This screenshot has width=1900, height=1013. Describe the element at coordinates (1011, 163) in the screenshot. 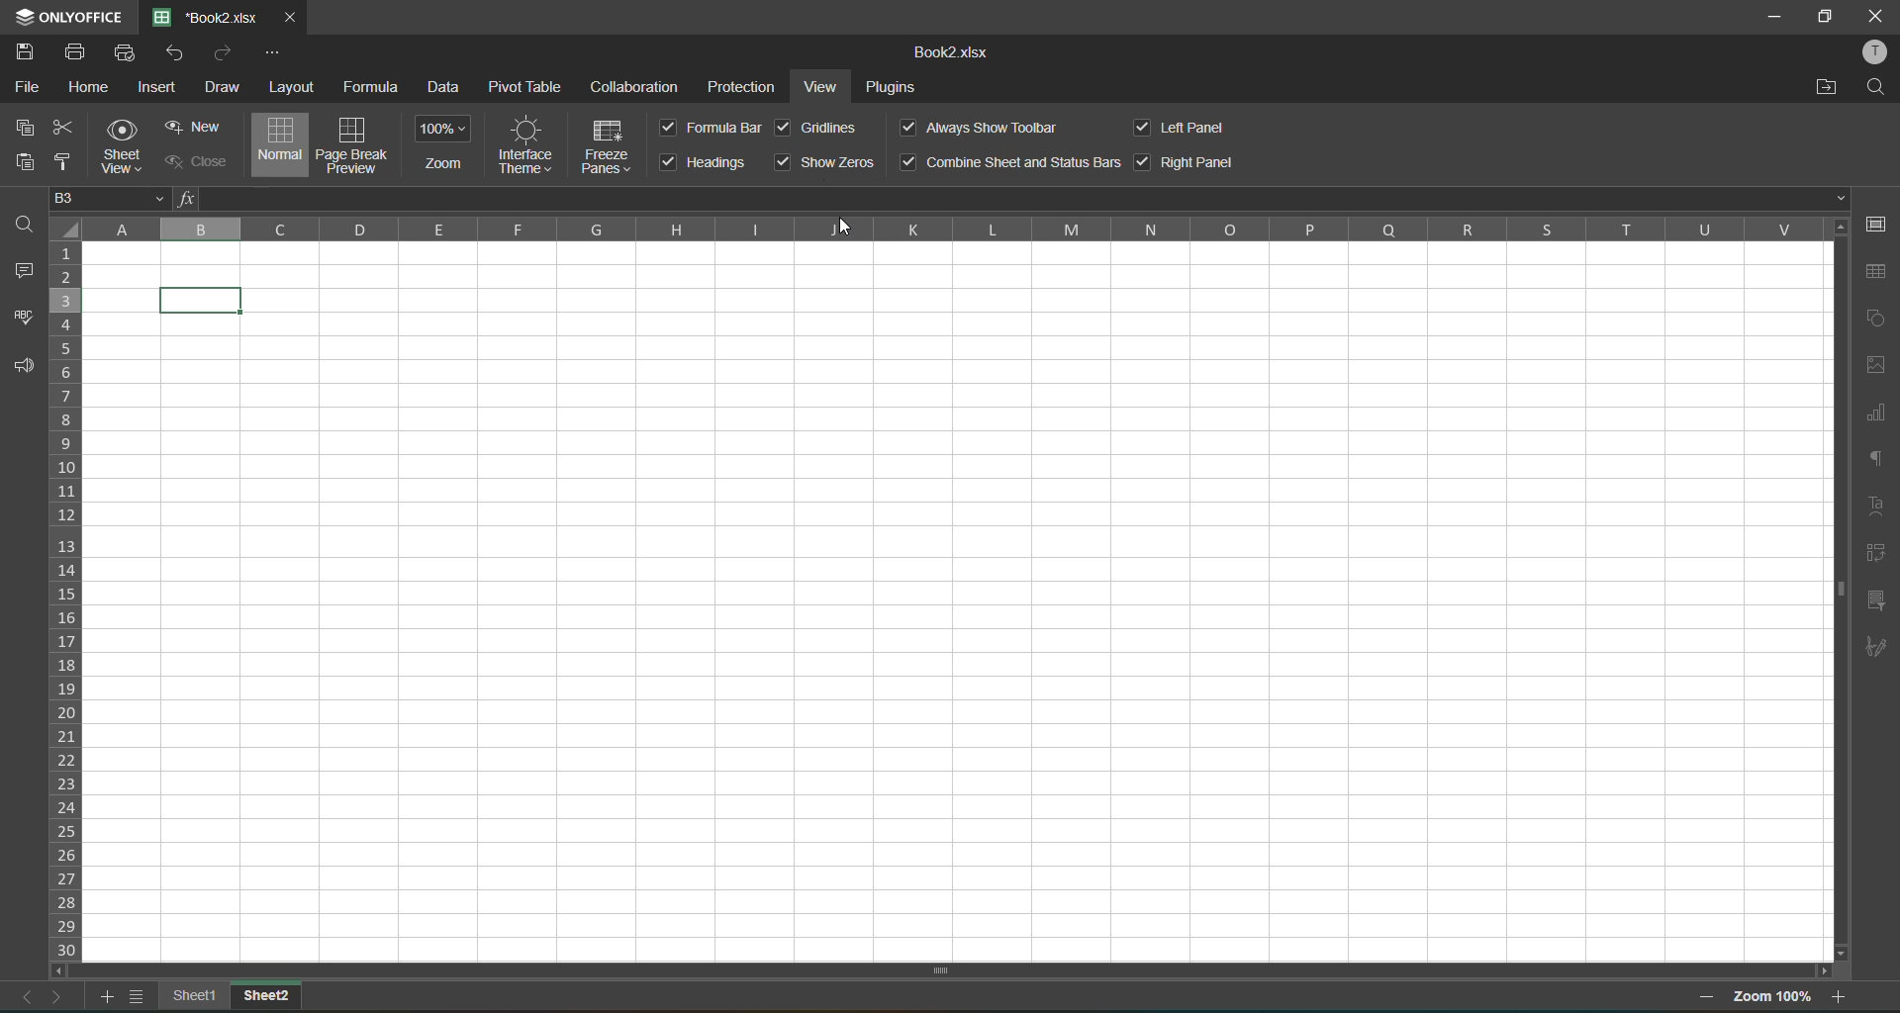

I see `combine sheet and status  bars` at that location.